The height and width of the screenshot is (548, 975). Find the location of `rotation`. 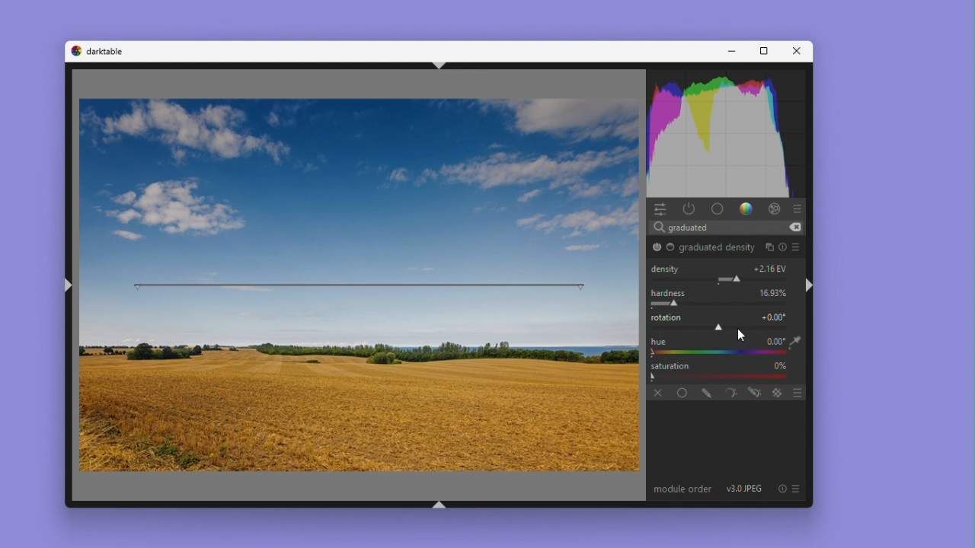

rotation is located at coordinates (668, 317).